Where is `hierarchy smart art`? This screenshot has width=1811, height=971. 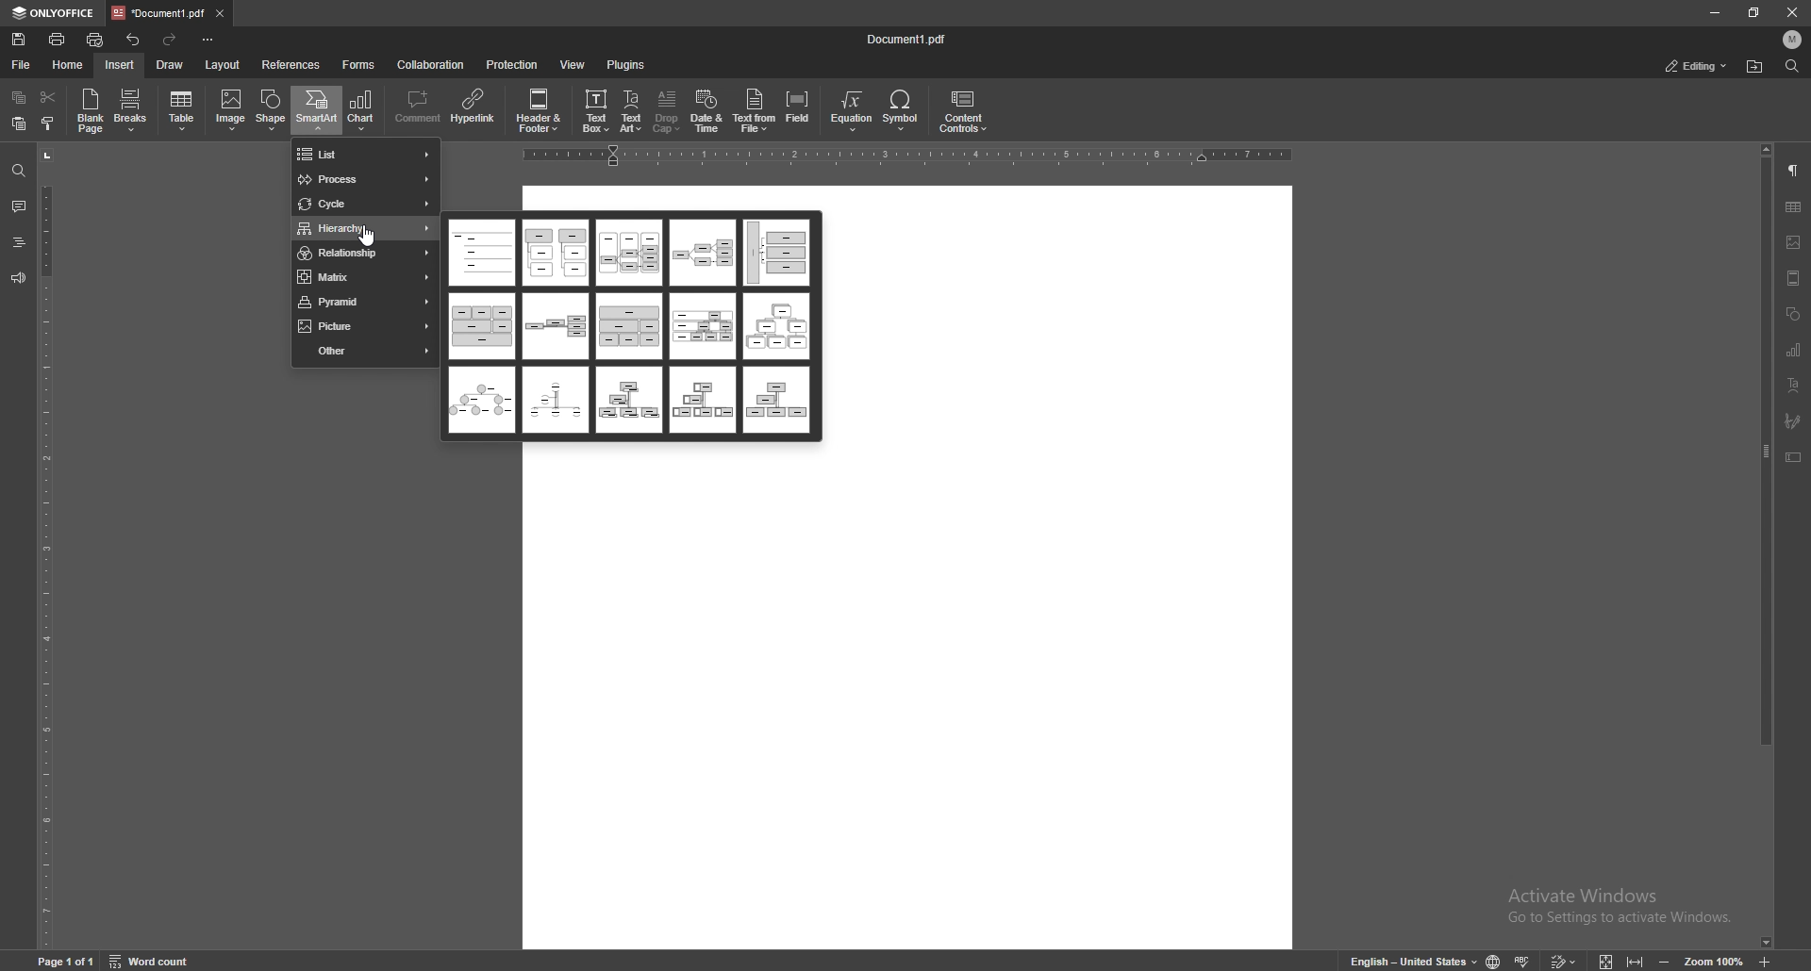
hierarchy smart art is located at coordinates (703, 325).